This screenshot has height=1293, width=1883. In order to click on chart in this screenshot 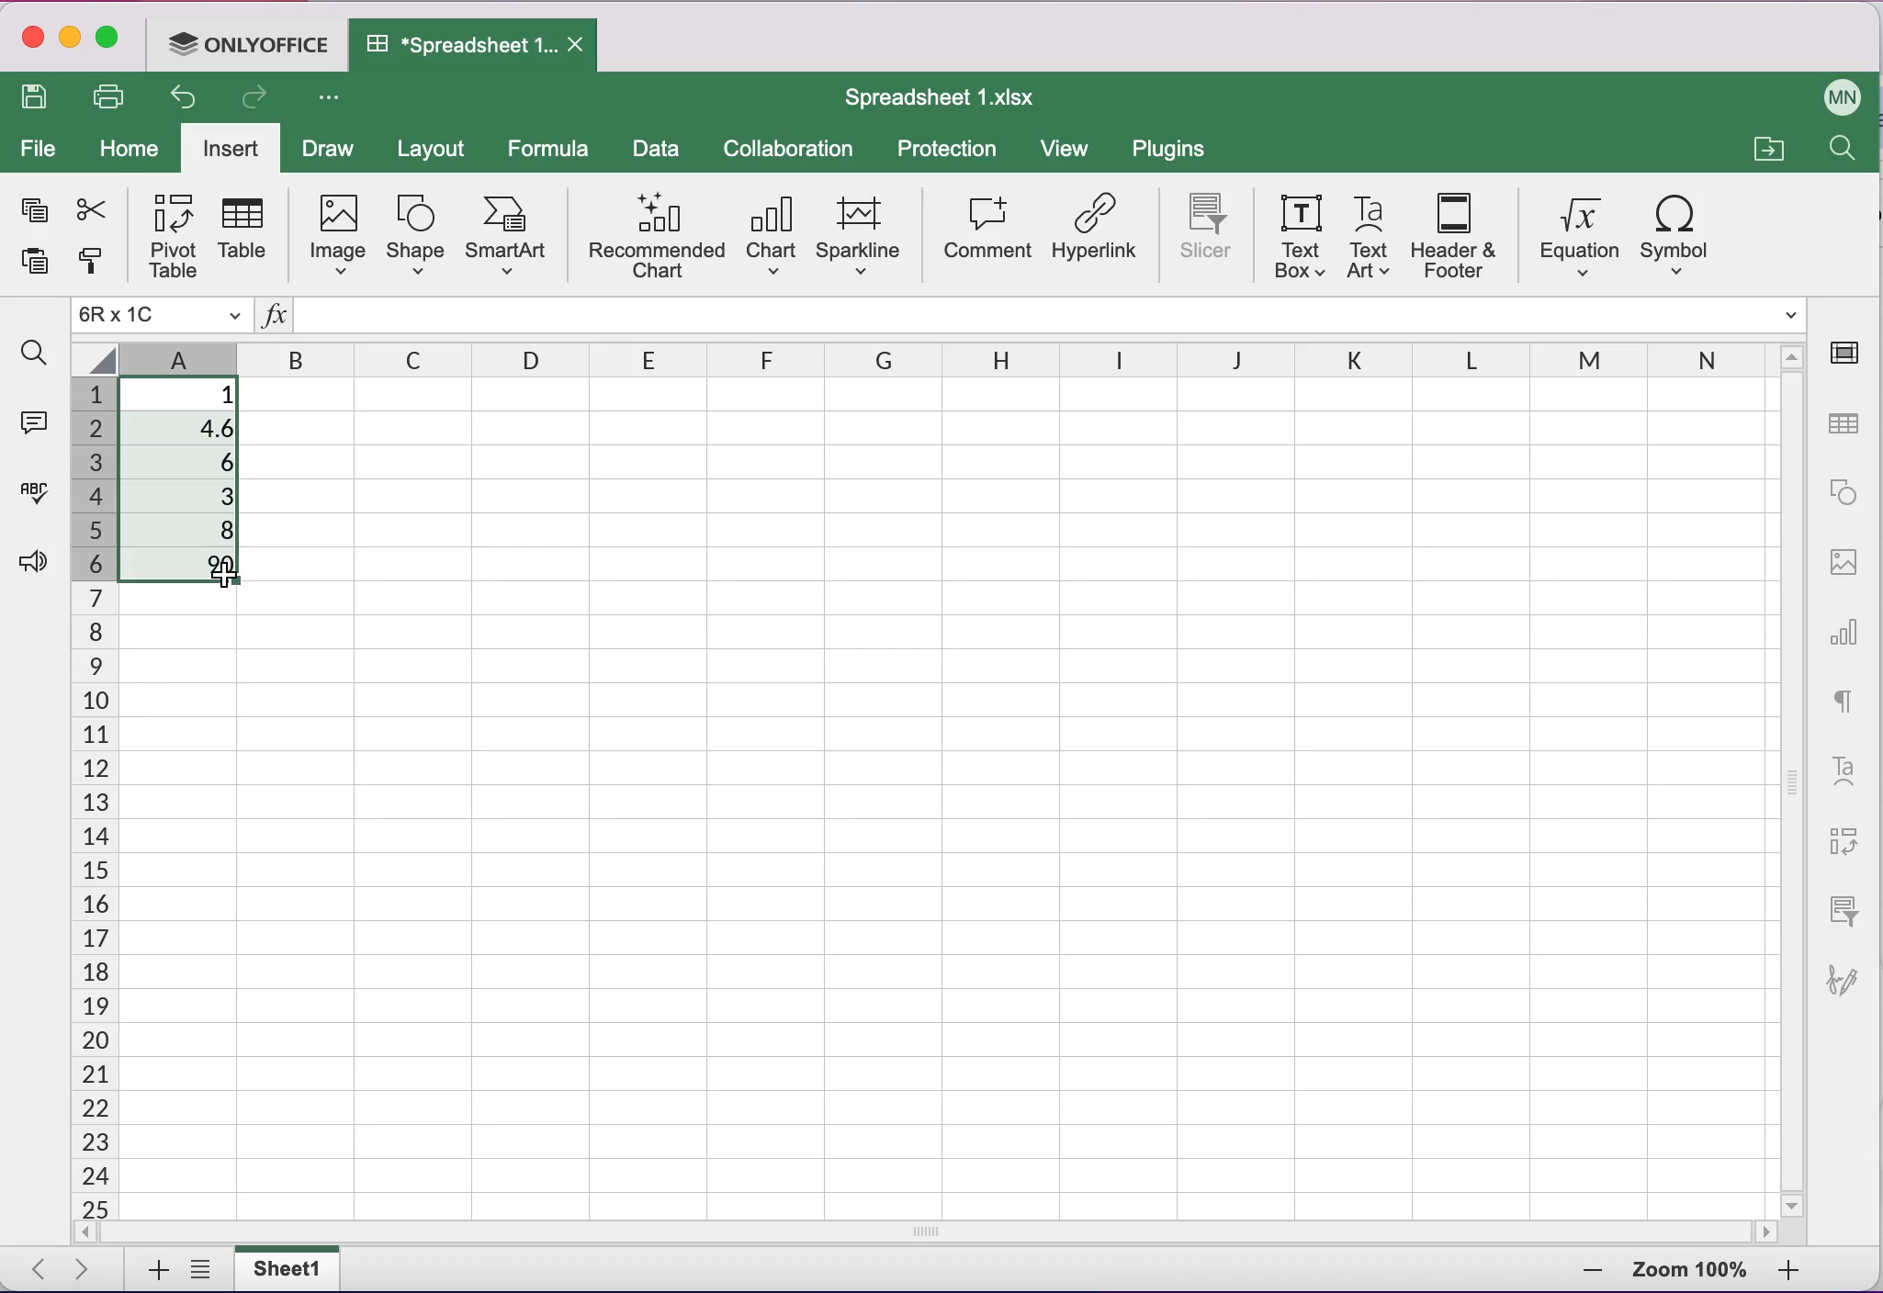, I will do `click(1846, 639)`.